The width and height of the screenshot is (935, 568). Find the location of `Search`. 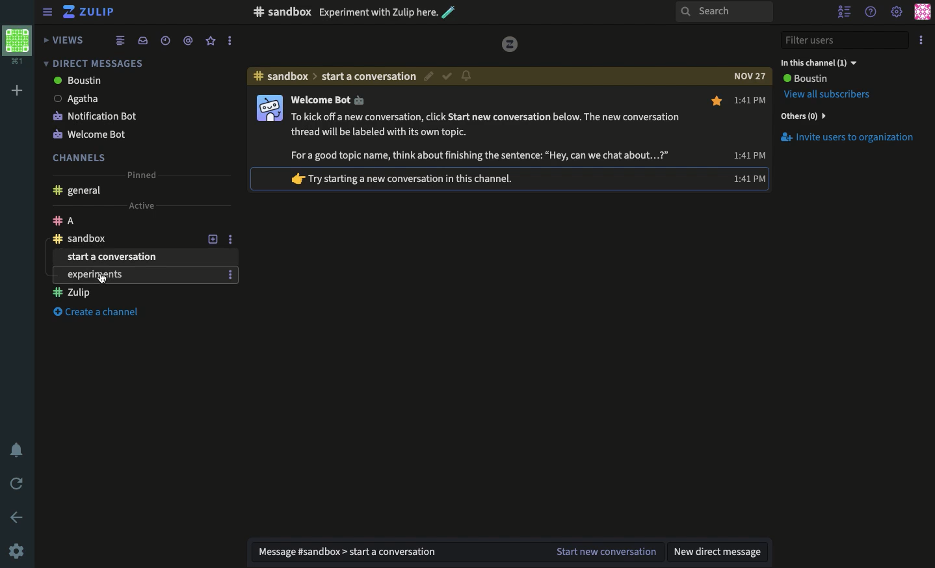

Search is located at coordinates (723, 12).